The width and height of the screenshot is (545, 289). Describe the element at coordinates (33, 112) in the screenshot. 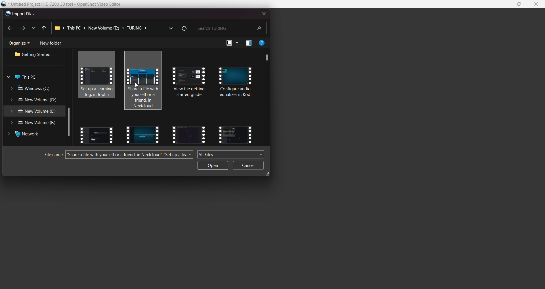

I see `new volume e` at that location.